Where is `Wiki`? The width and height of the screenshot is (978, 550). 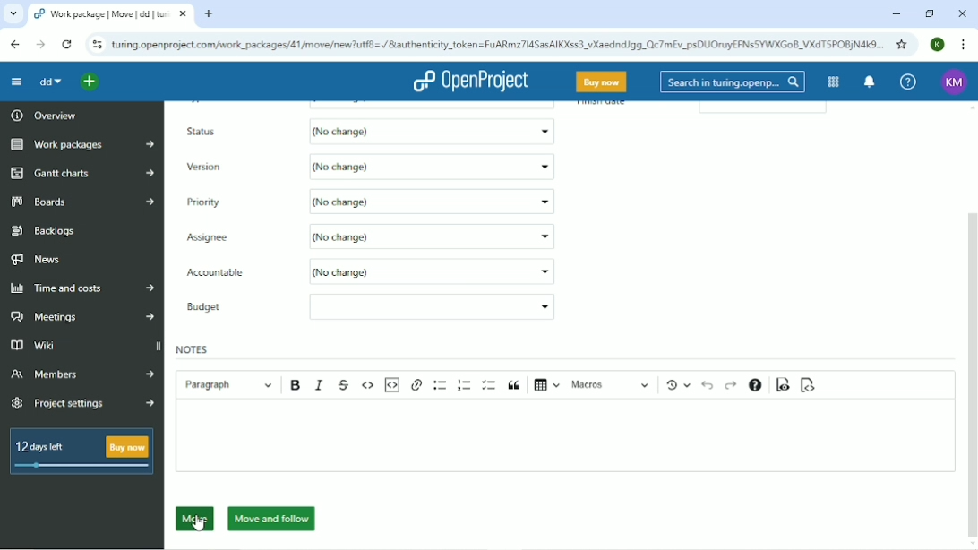 Wiki is located at coordinates (56, 345).